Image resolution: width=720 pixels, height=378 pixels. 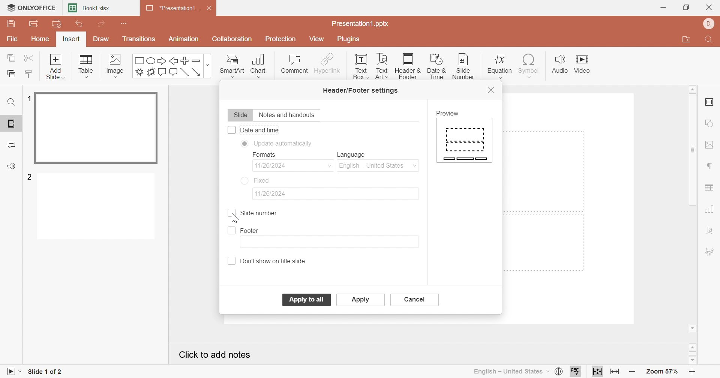 I want to click on Scroll Bar, so click(x=694, y=354).